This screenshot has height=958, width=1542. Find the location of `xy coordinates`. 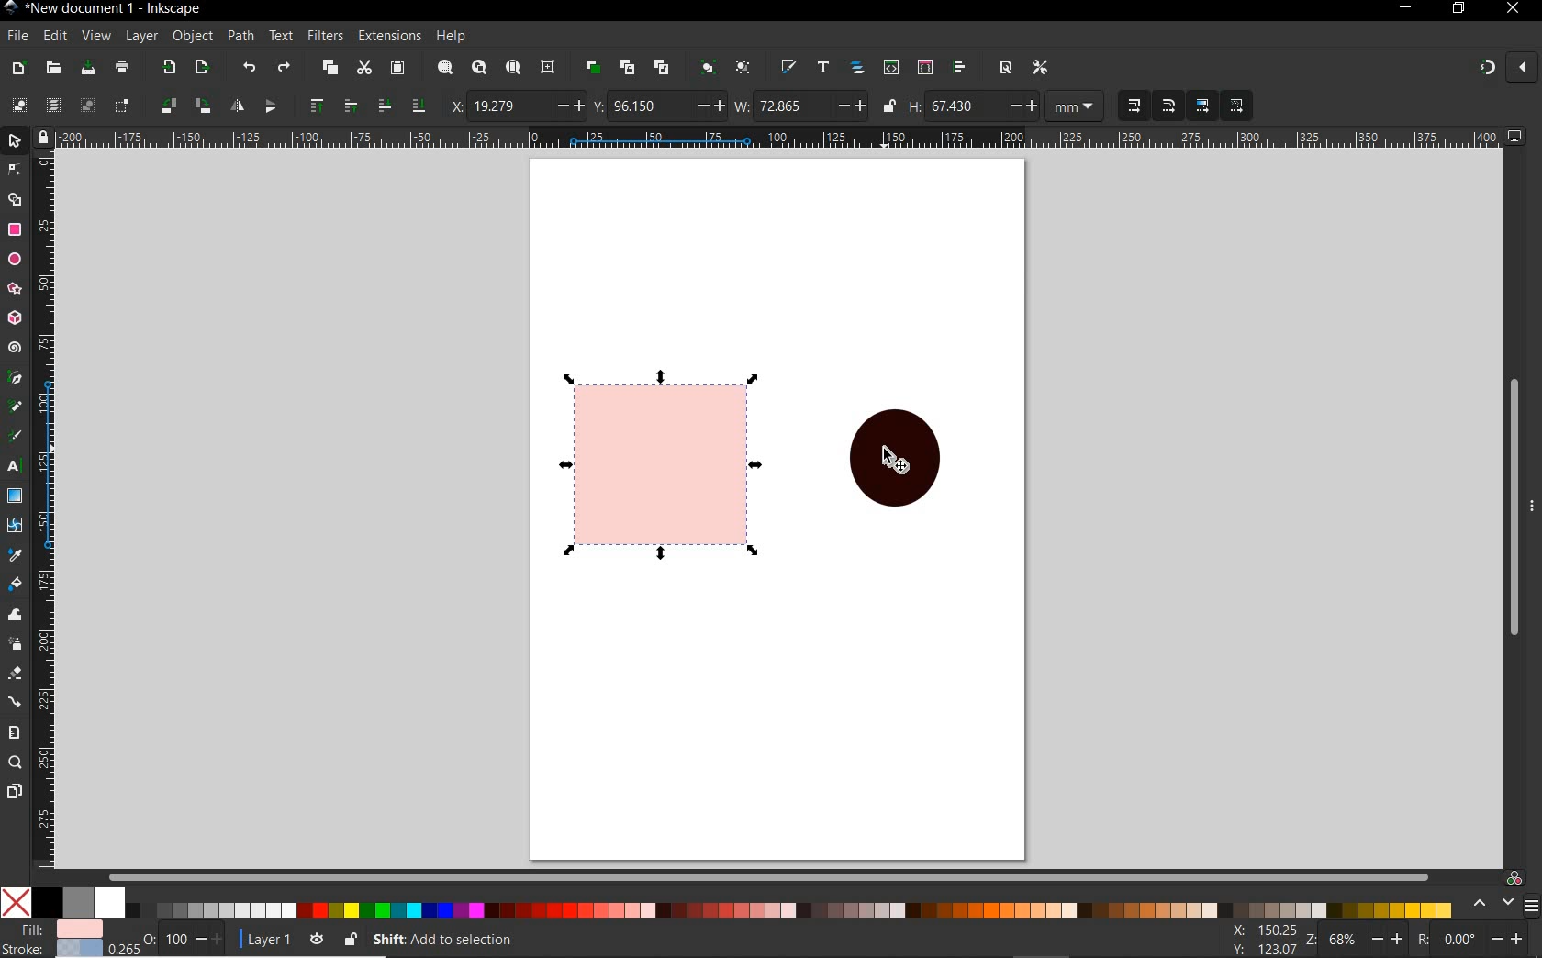

xy coordinates is located at coordinates (1269, 941).